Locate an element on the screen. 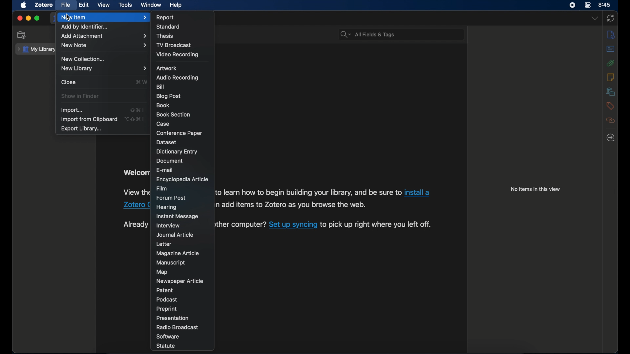 This screenshot has width=630, height=354. standard is located at coordinates (170, 27).